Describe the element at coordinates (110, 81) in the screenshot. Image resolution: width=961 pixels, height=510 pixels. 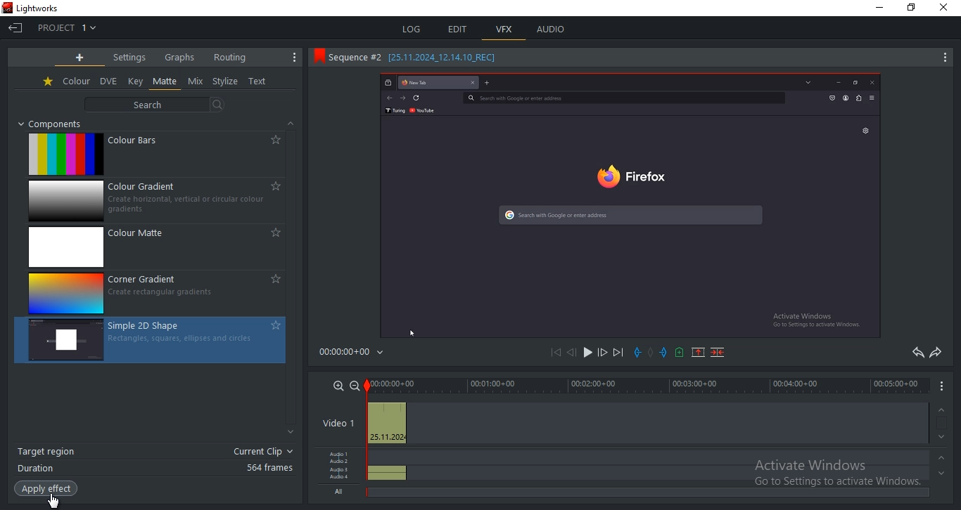
I see `dve` at that location.